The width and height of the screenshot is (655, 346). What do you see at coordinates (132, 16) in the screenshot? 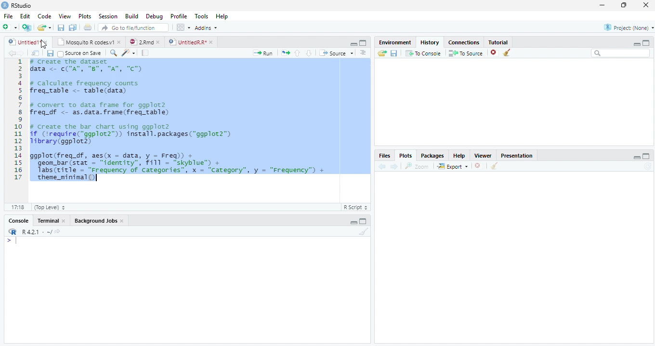
I see `Build` at bounding box center [132, 16].